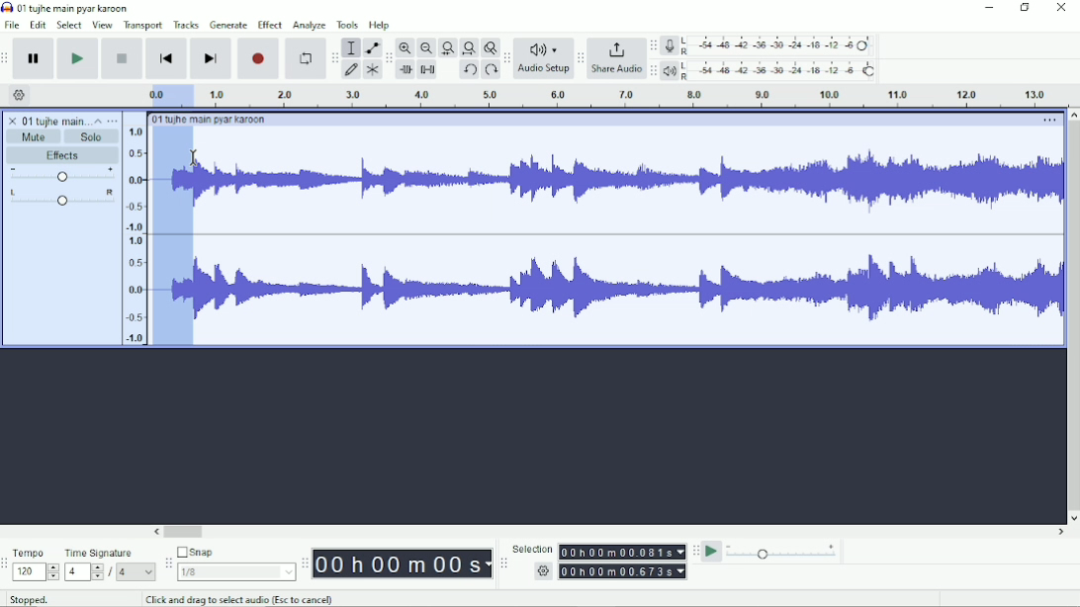 Image resolution: width=1080 pixels, height=607 pixels. Describe the element at coordinates (1072, 316) in the screenshot. I see `Vertical scrollbar` at that location.